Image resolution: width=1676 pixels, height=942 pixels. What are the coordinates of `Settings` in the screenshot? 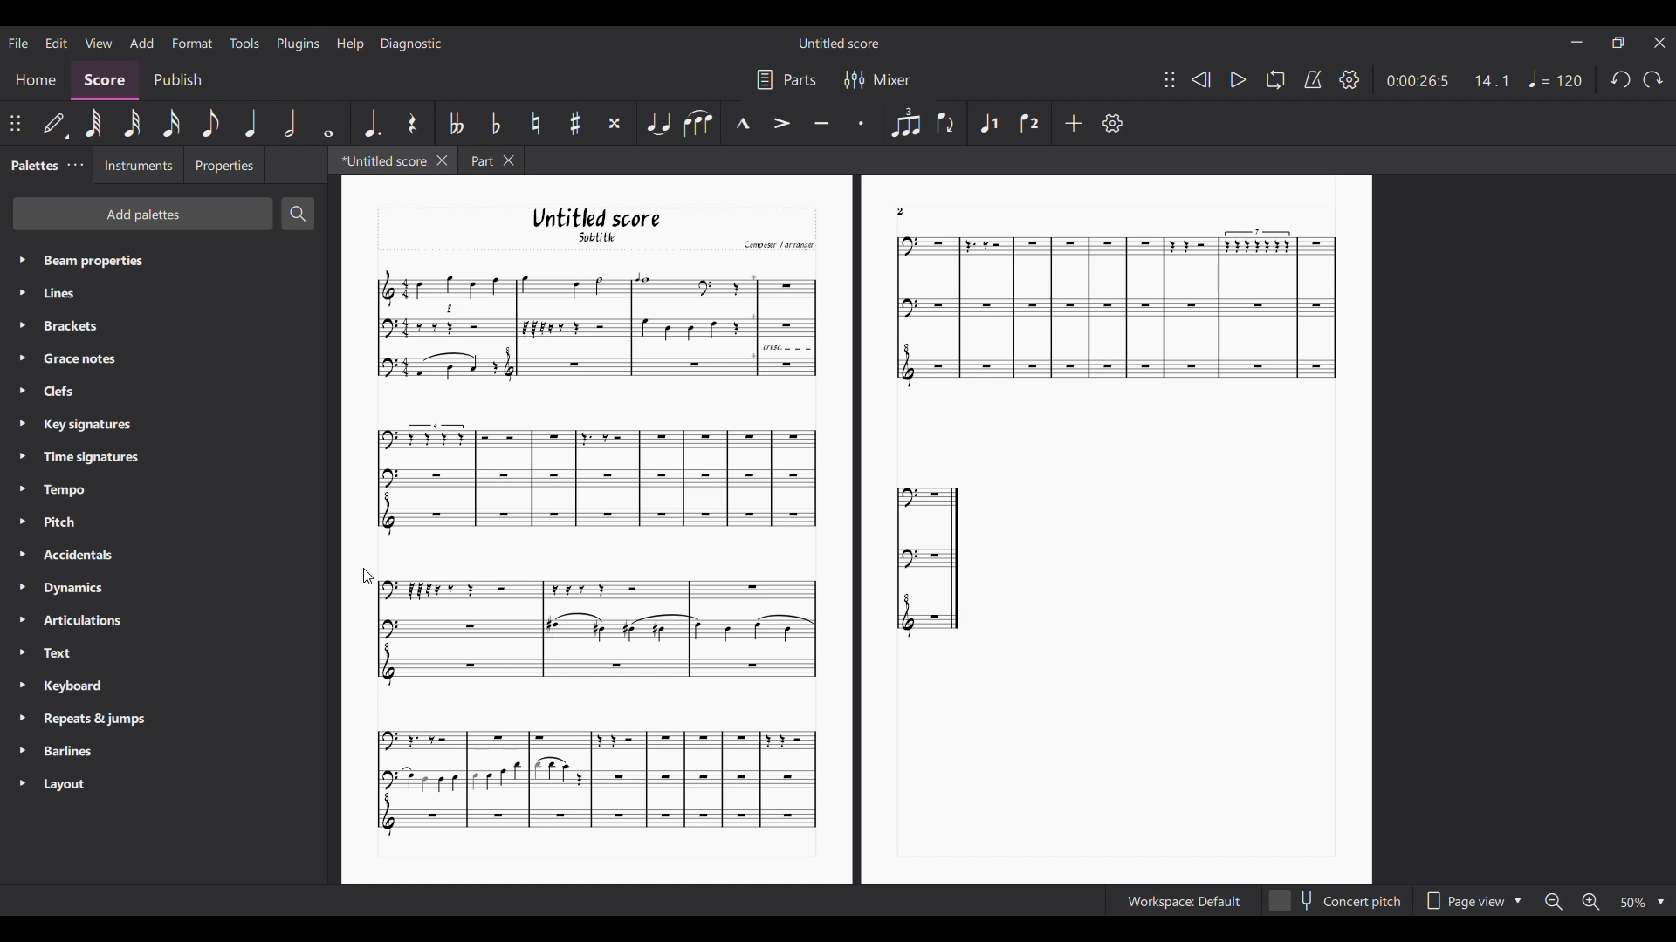 It's located at (1350, 79).